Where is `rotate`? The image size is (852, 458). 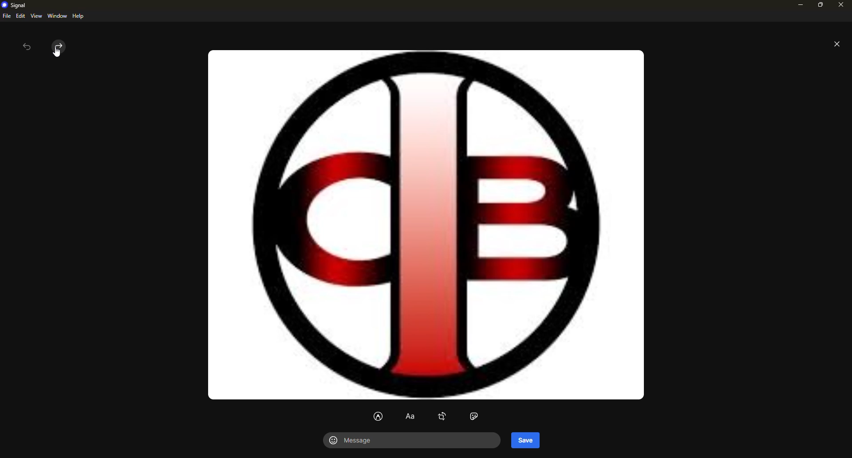 rotate is located at coordinates (442, 416).